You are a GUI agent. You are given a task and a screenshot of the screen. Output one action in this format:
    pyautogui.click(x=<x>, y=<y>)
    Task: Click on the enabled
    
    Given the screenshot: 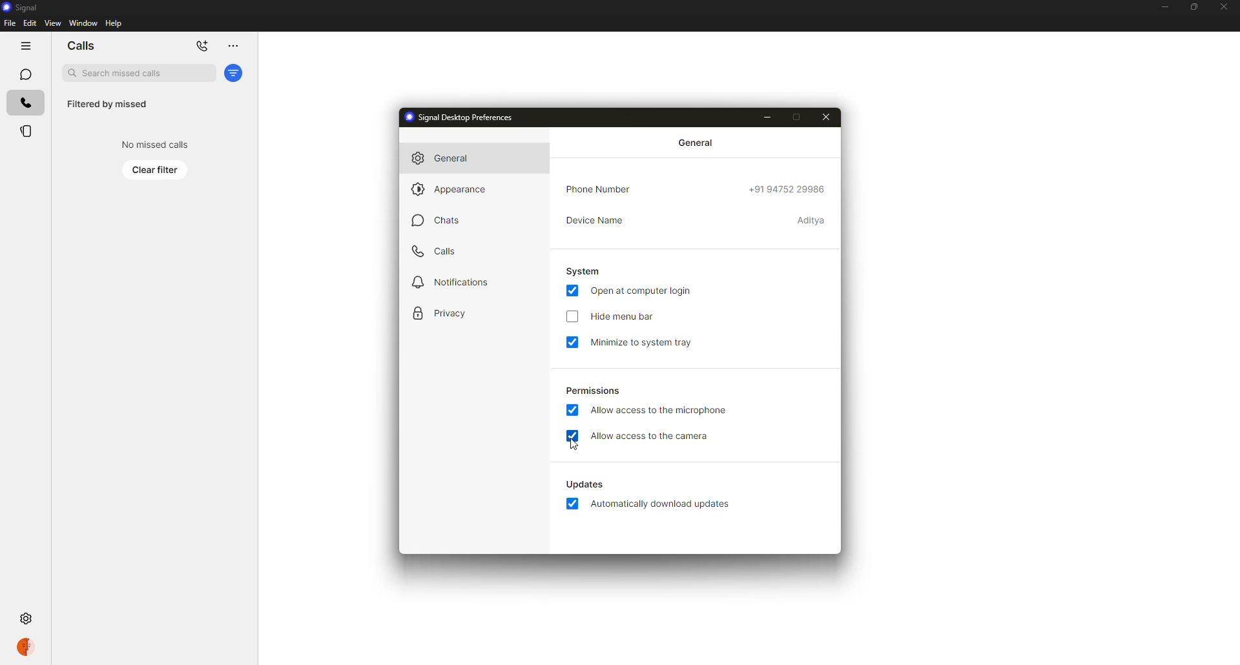 What is the action you would take?
    pyautogui.click(x=571, y=291)
    